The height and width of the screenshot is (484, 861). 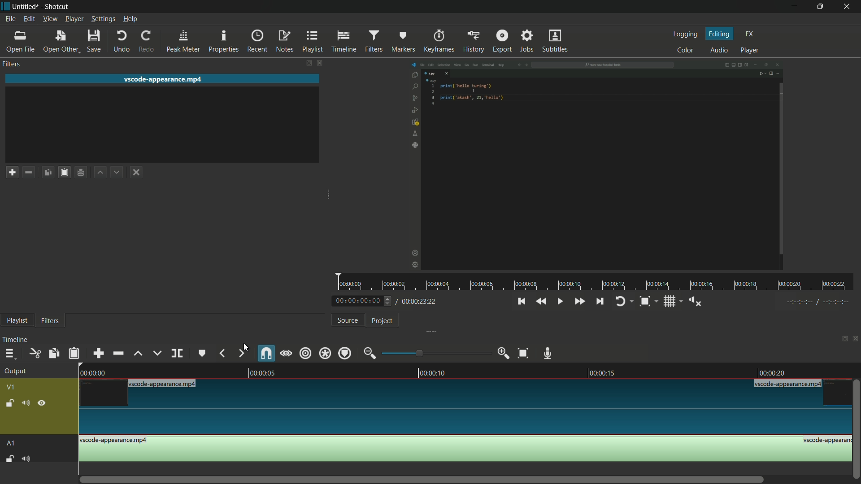 What do you see at coordinates (693, 302) in the screenshot?
I see `show volume control` at bounding box center [693, 302].